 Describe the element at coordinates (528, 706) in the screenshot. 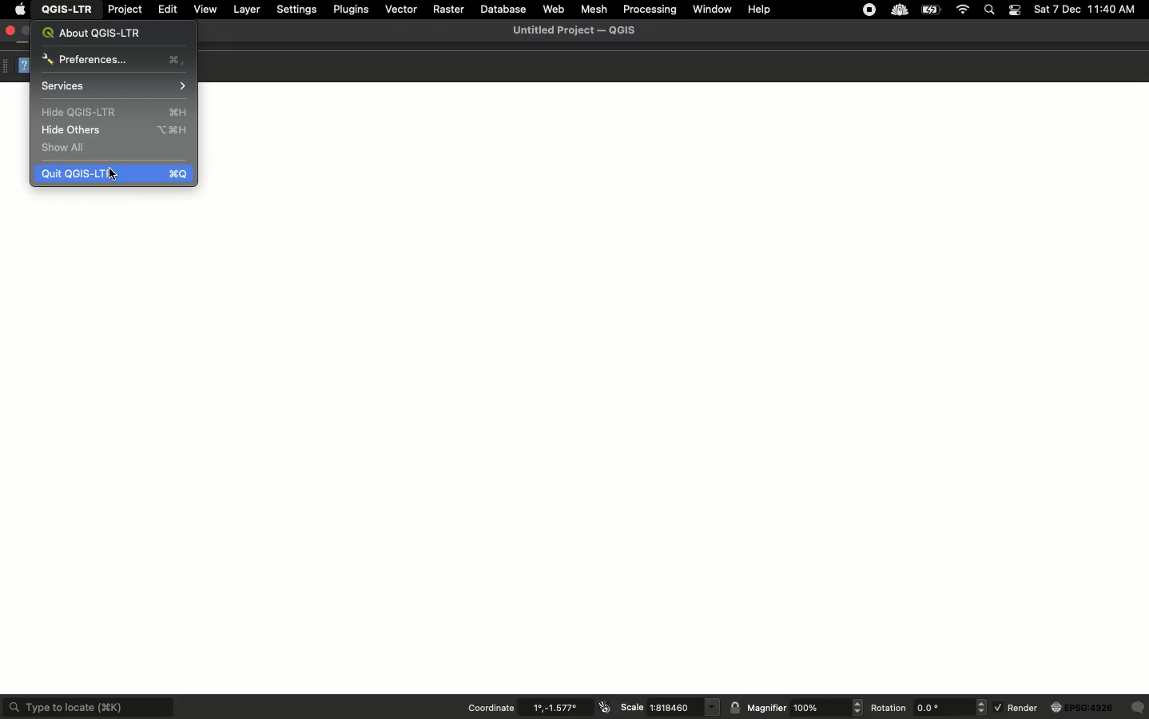

I see `Coordinate` at that location.